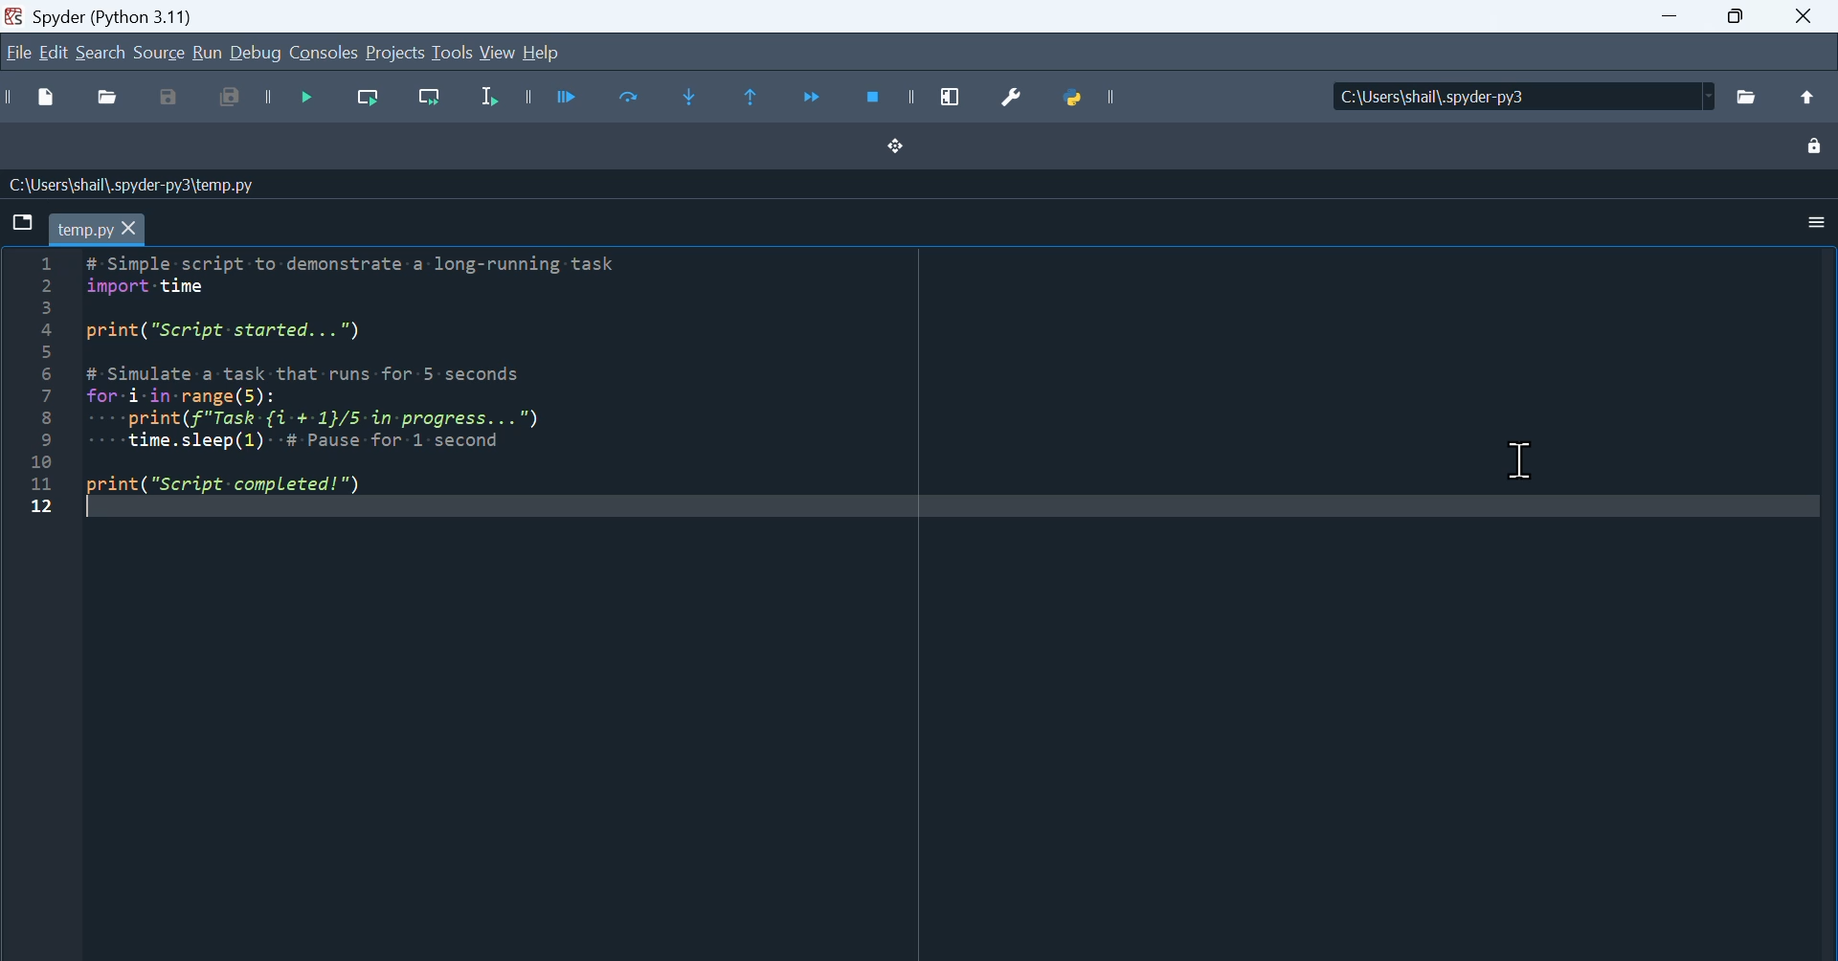 The width and height of the screenshot is (1838, 961). I want to click on Debug file, so click(307, 98).